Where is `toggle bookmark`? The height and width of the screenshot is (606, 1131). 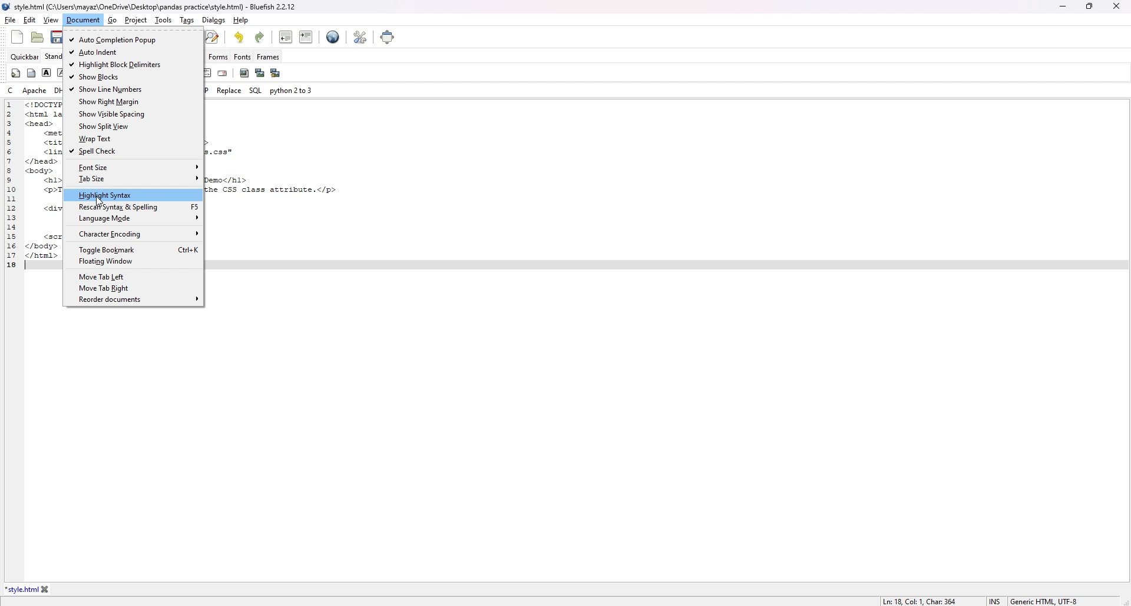 toggle bookmark is located at coordinates (135, 250).